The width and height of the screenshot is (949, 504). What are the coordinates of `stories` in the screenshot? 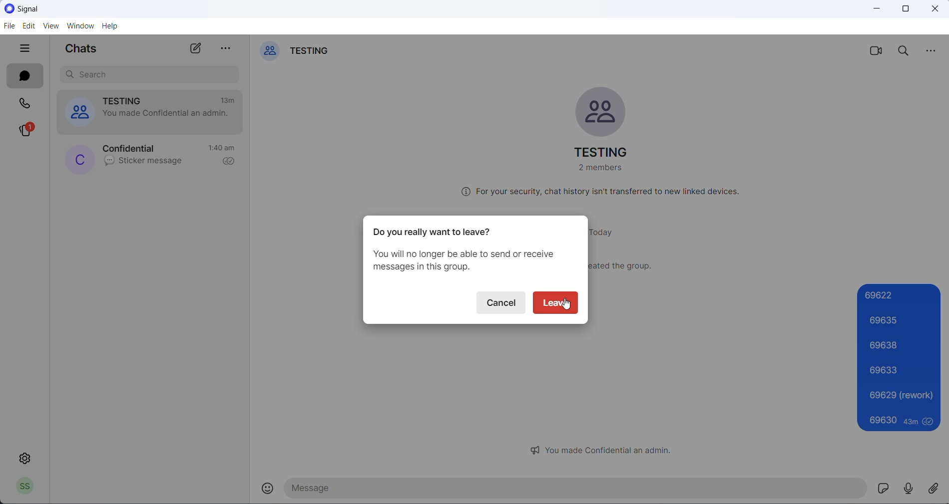 It's located at (27, 131).